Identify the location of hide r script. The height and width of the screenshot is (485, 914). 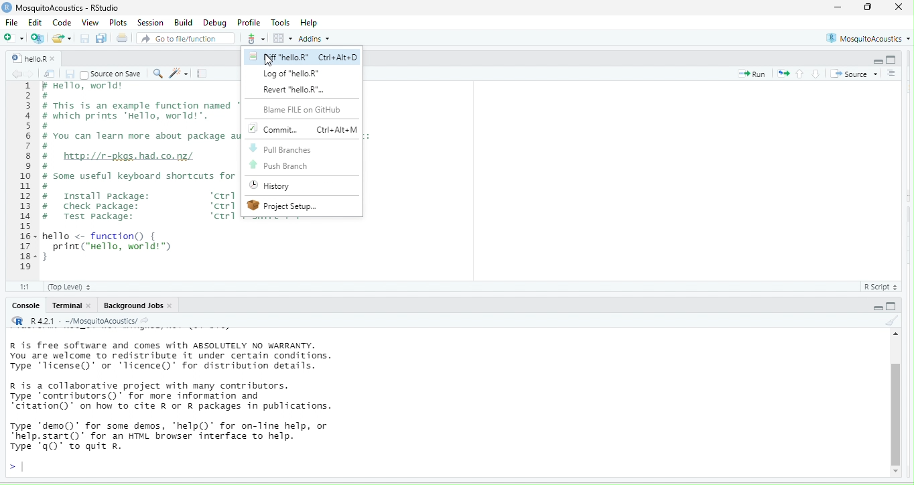
(876, 60).